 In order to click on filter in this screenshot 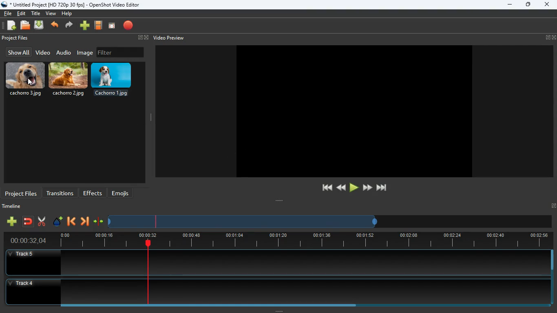, I will do `click(120, 52)`.